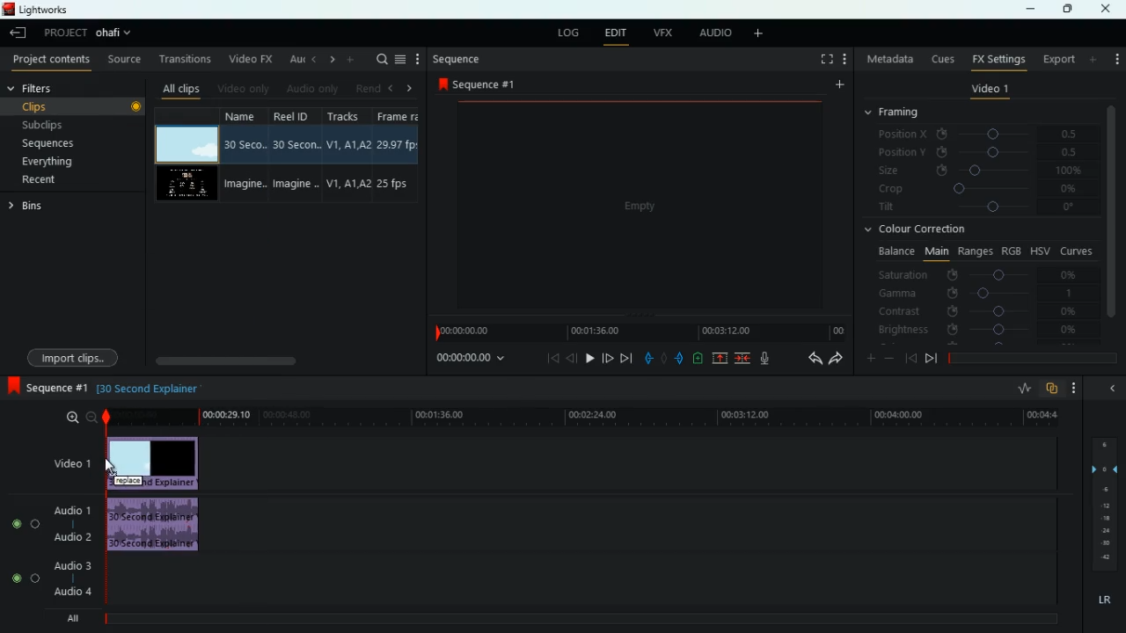  I want to click on timeline, so click(573, 619).